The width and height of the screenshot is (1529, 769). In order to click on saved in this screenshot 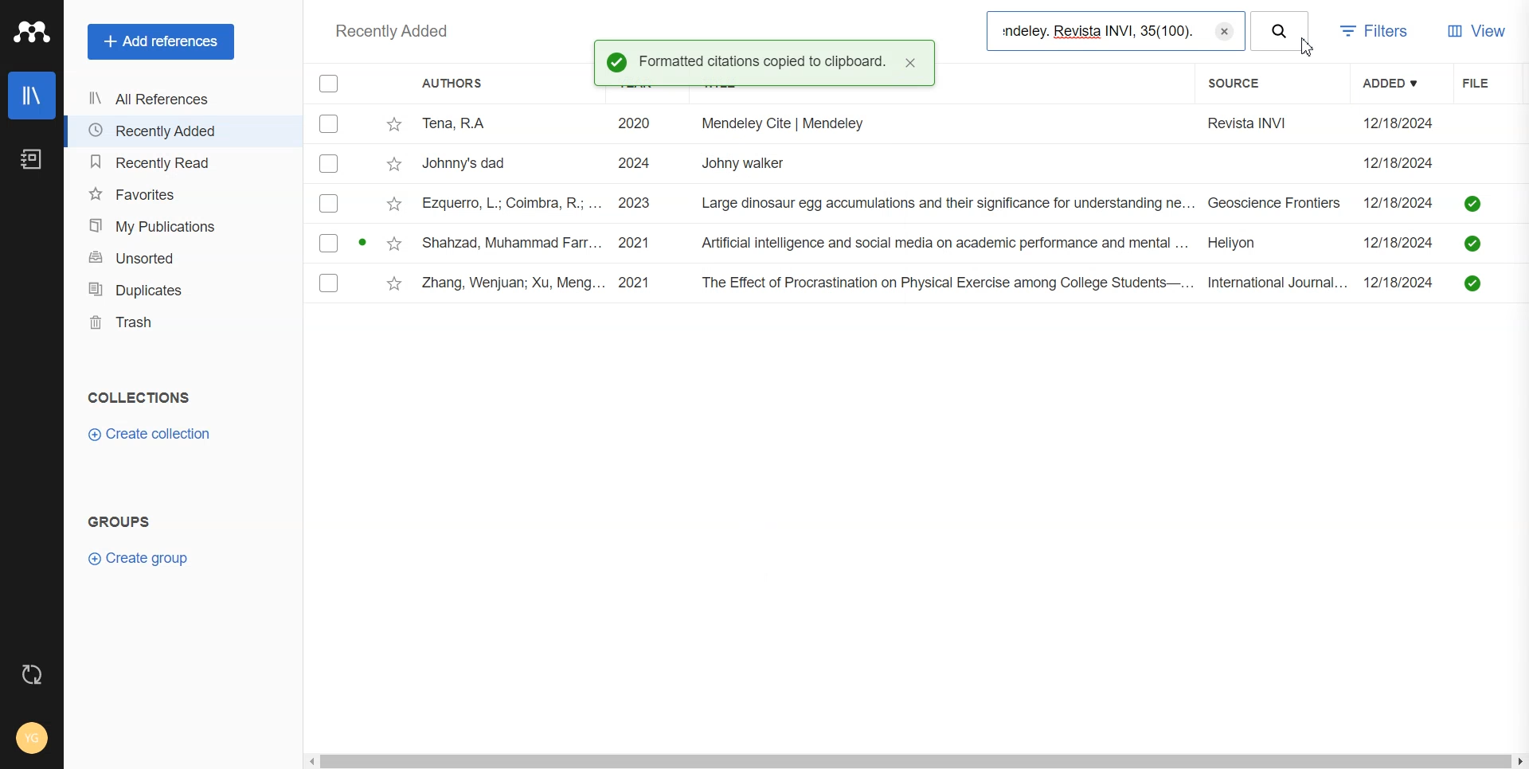, I will do `click(1472, 245)`.